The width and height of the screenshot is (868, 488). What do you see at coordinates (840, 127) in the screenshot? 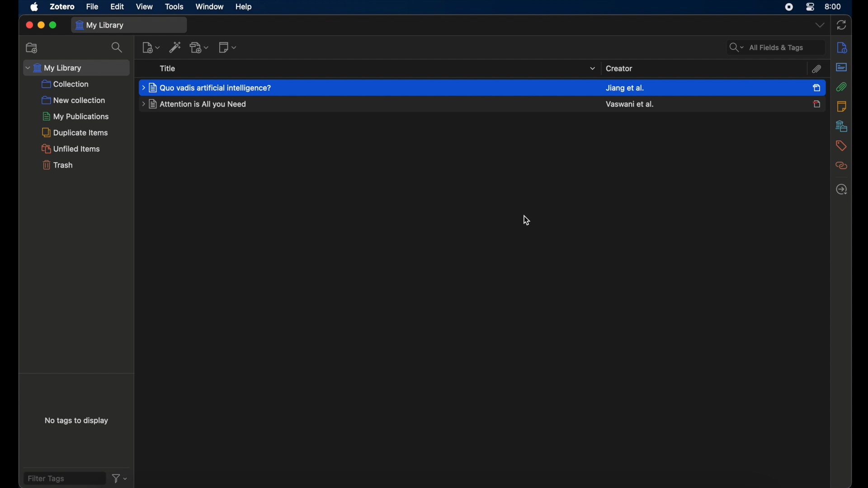
I see `libraries and collections` at bounding box center [840, 127].